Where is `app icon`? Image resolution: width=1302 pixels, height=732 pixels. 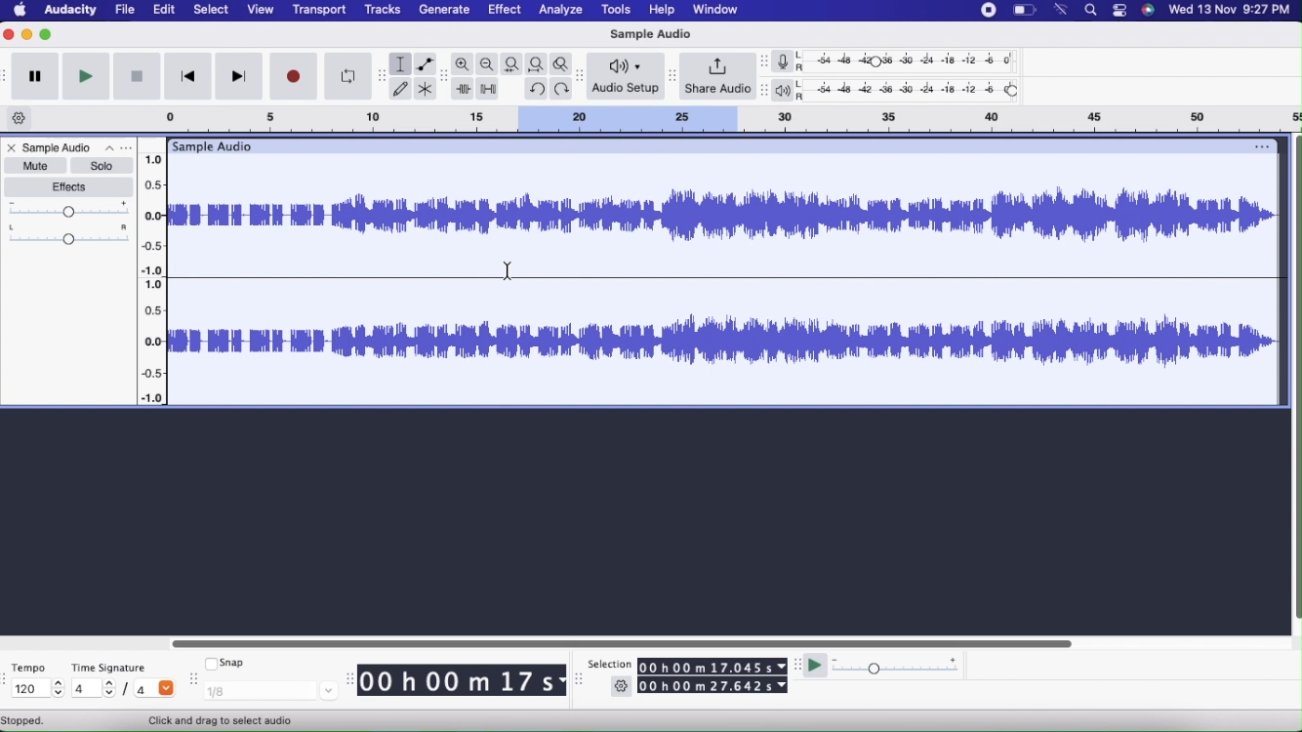 app icon is located at coordinates (1148, 10).